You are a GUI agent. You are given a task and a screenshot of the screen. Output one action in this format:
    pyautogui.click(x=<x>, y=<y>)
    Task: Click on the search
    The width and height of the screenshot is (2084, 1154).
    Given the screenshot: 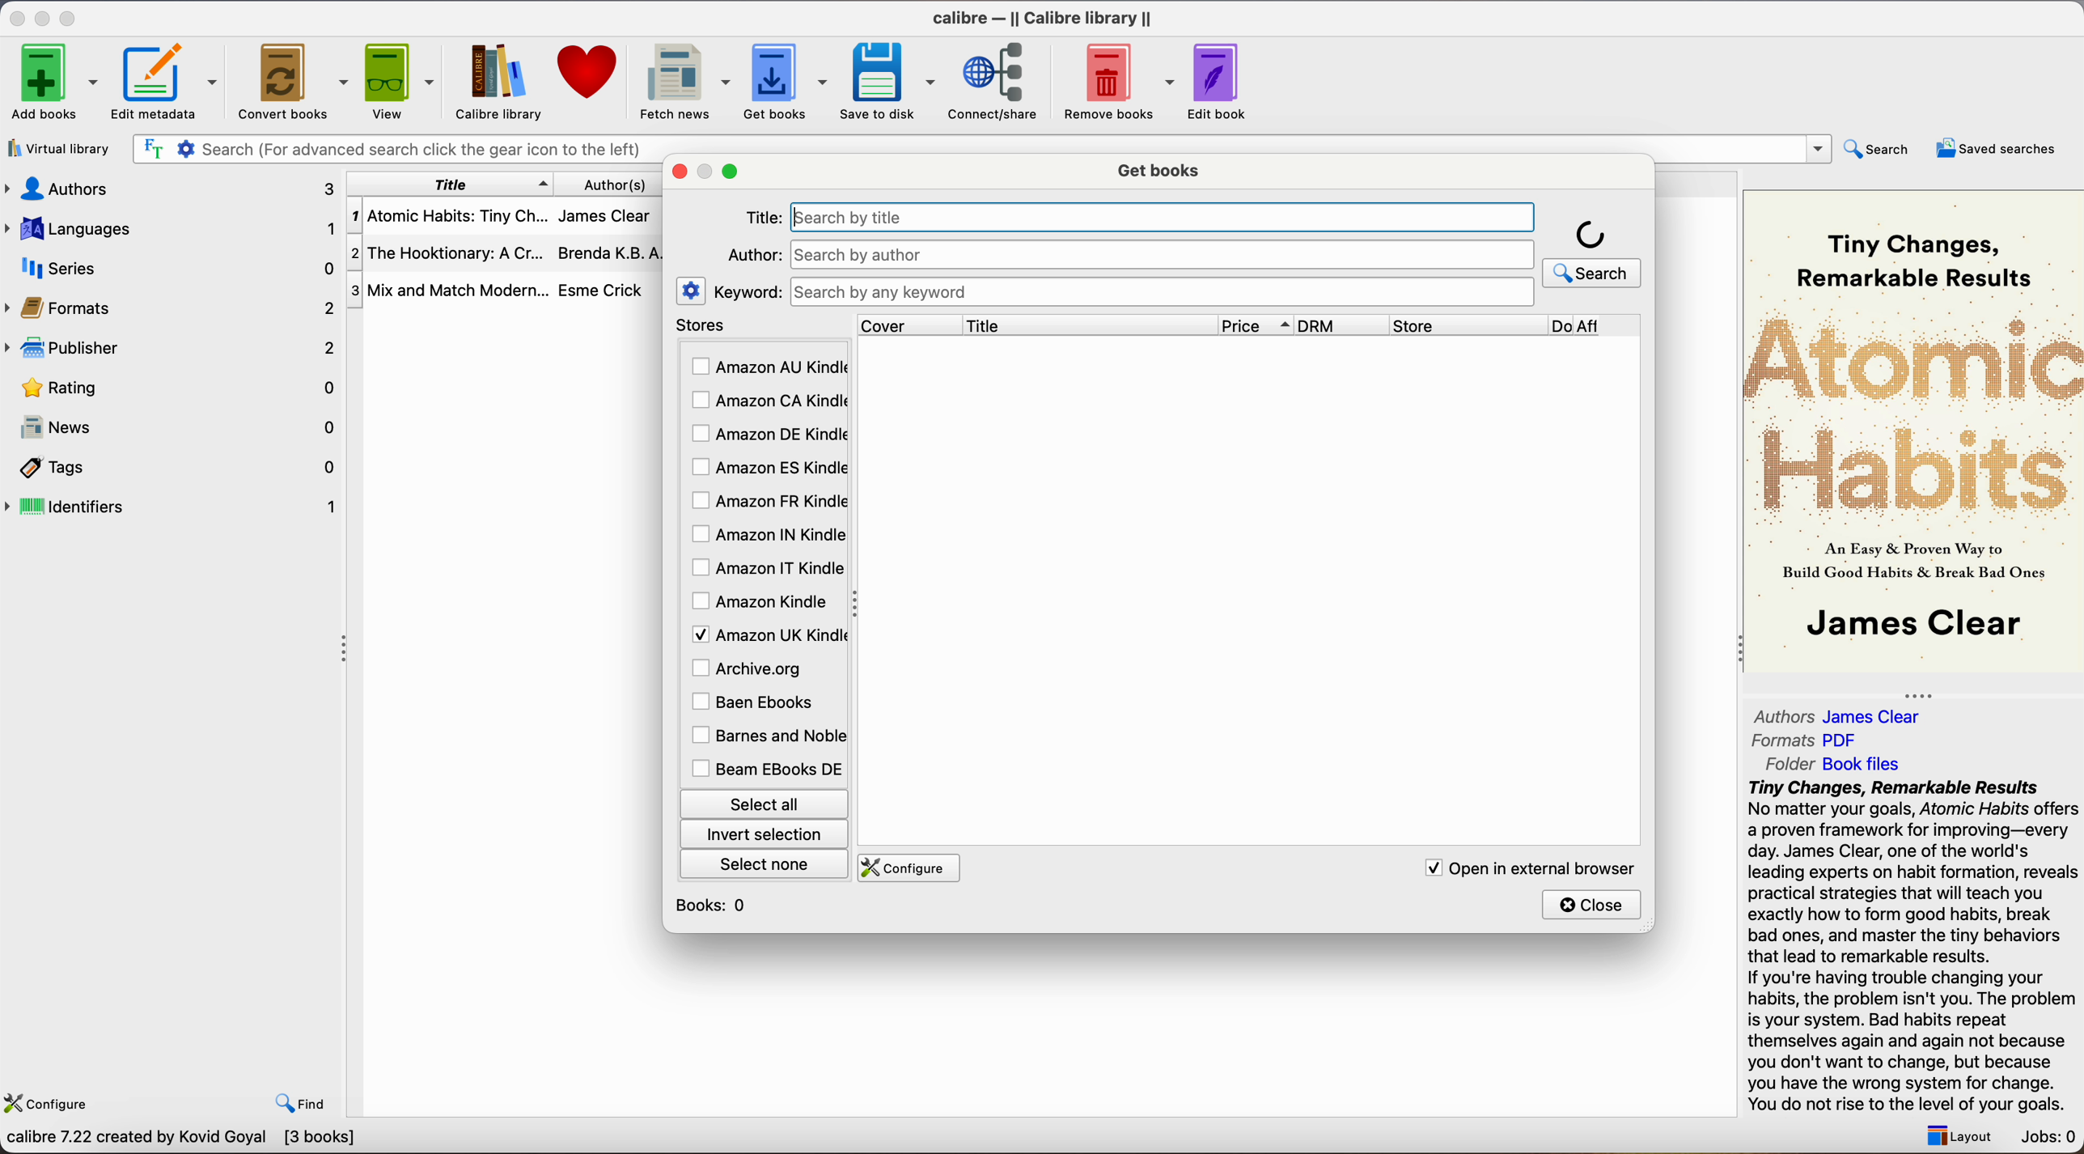 What is the action you would take?
    pyautogui.click(x=1593, y=252)
    